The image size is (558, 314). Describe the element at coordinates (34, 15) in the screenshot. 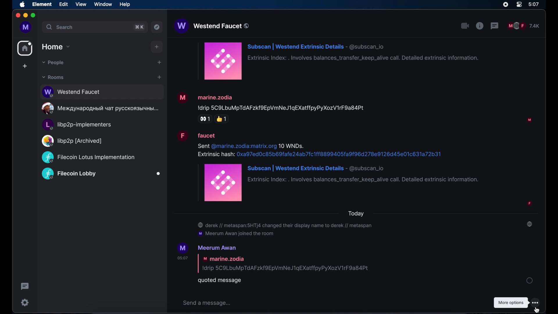

I see `maximize` at that location.